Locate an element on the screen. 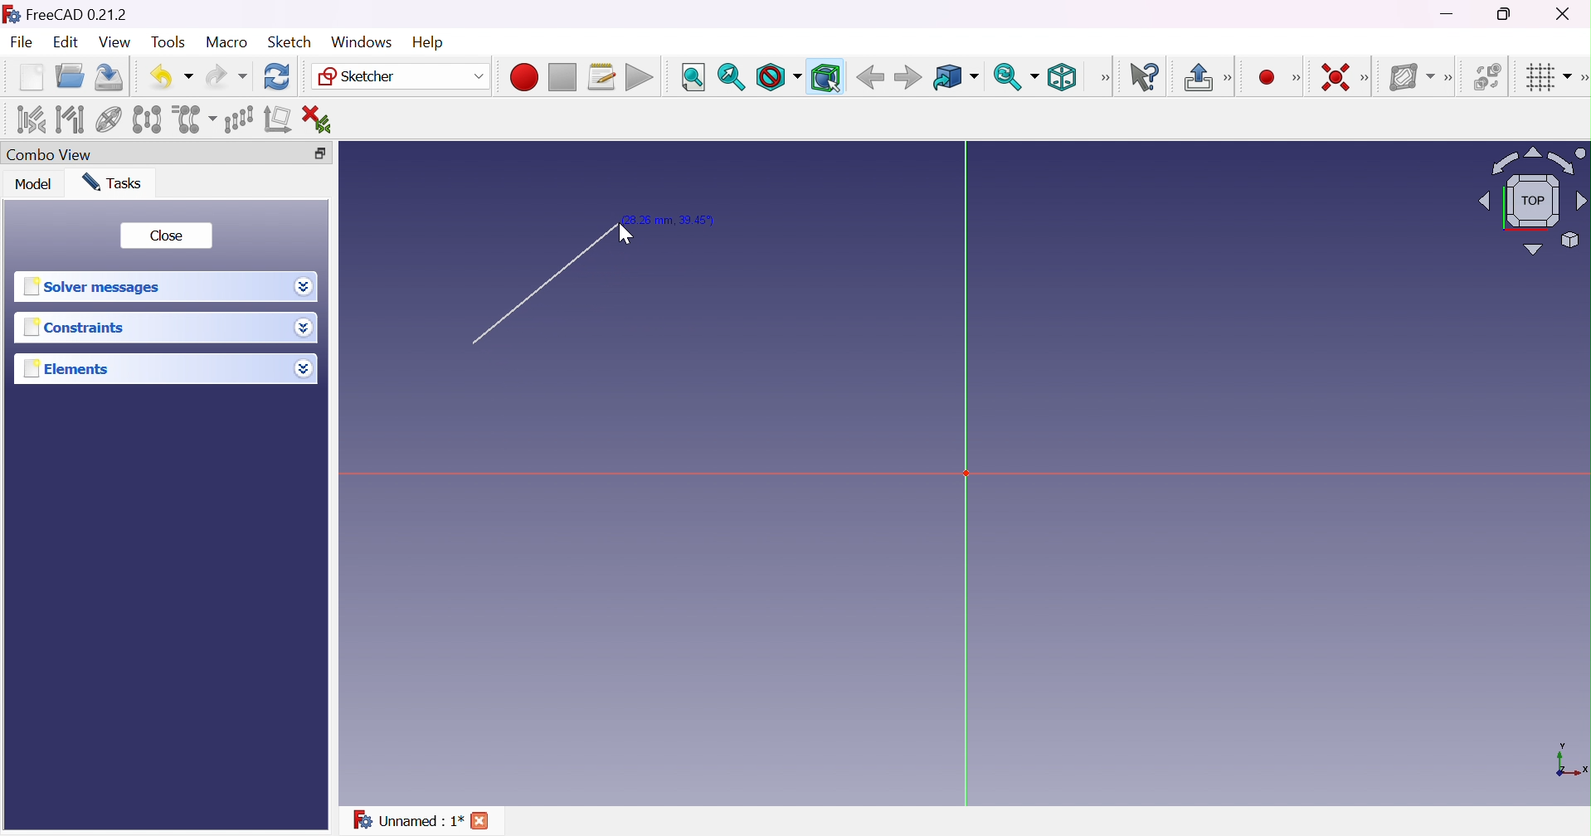  Stop macros recording is located at coordinates (562, 78).